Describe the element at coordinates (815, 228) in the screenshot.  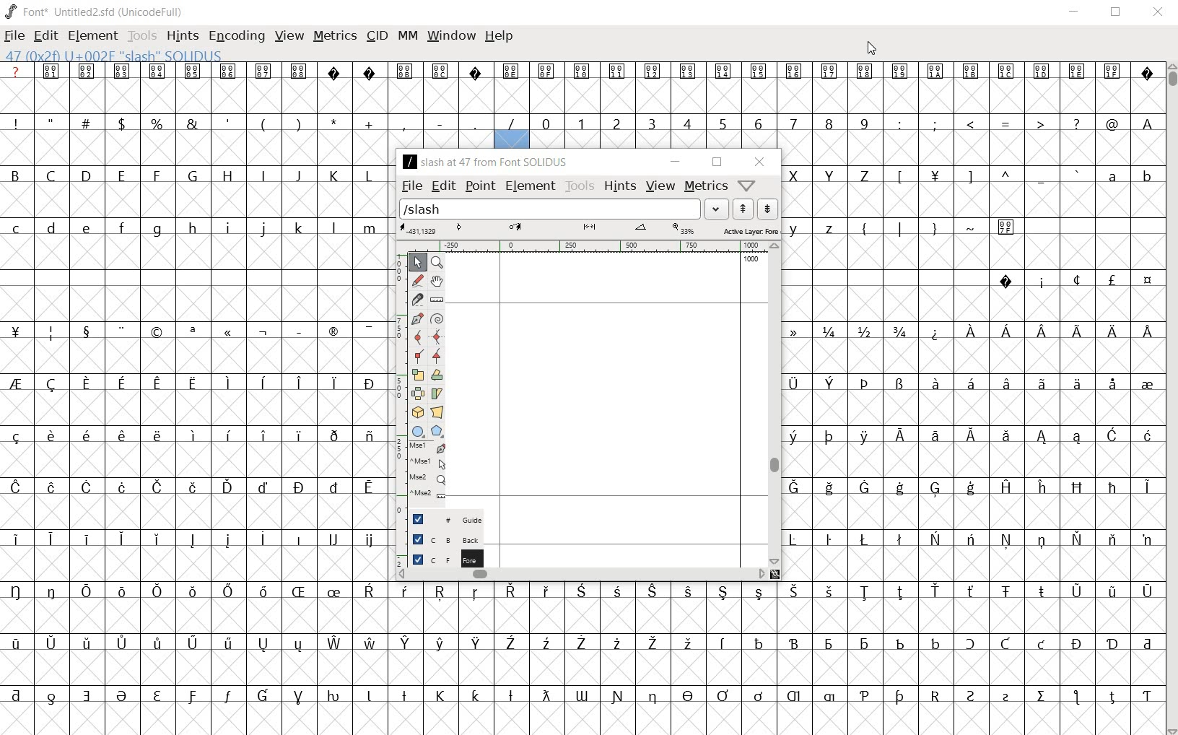
I see `y z` at that location.